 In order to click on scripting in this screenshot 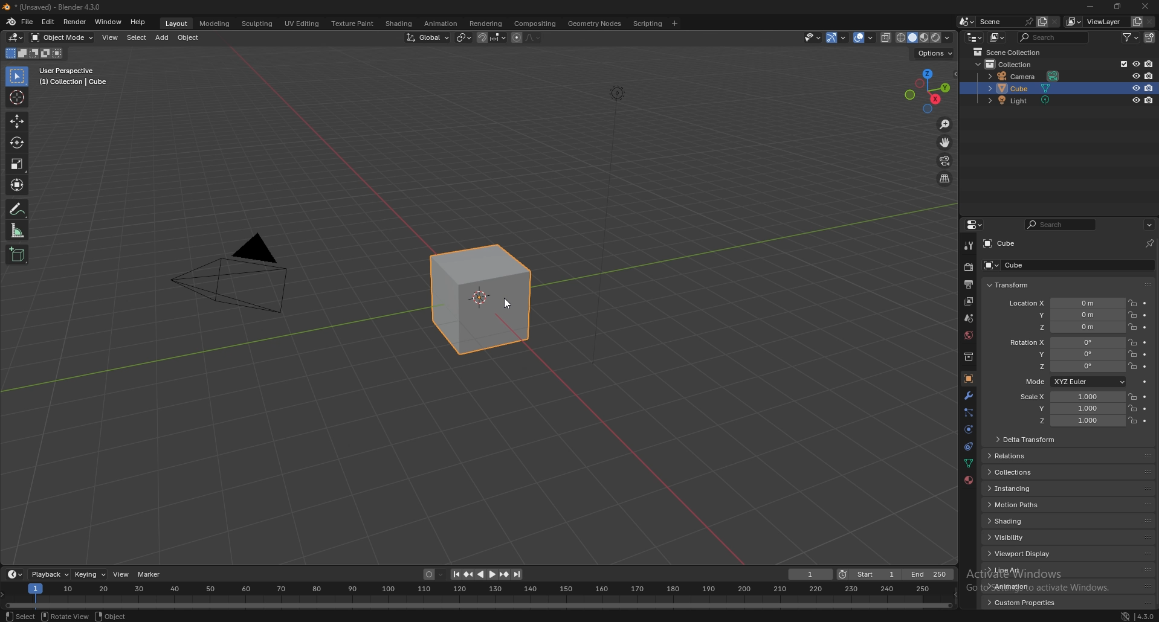, I will do `click(649, 24)`.